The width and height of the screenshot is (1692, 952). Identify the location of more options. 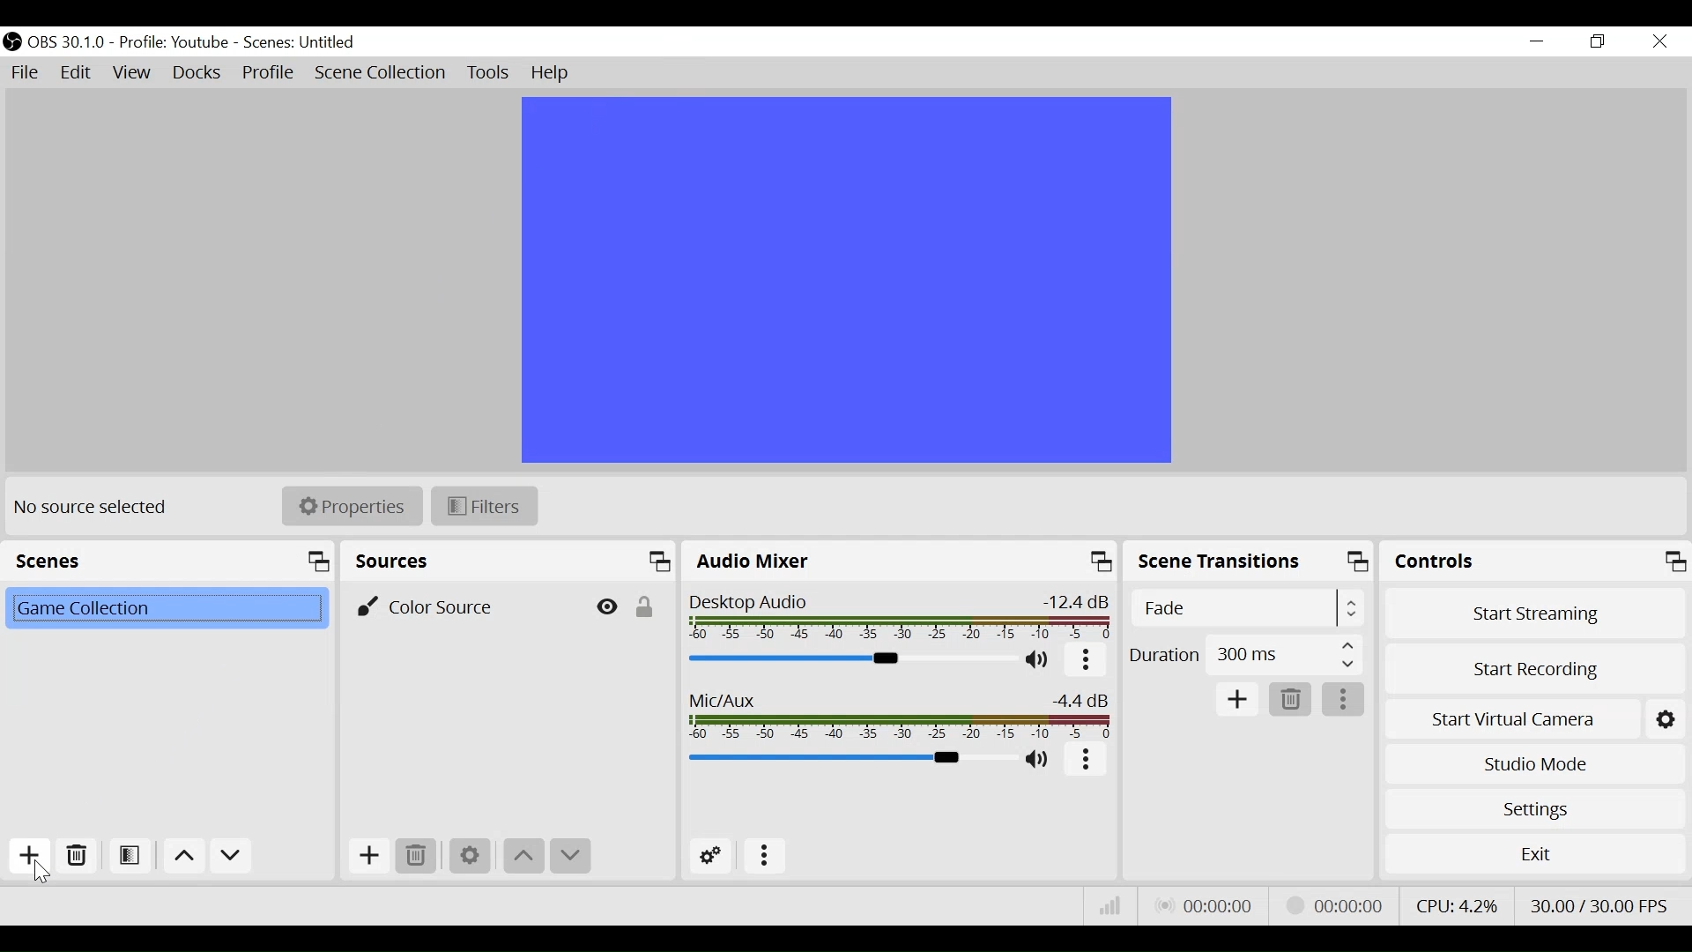
(766, 856).